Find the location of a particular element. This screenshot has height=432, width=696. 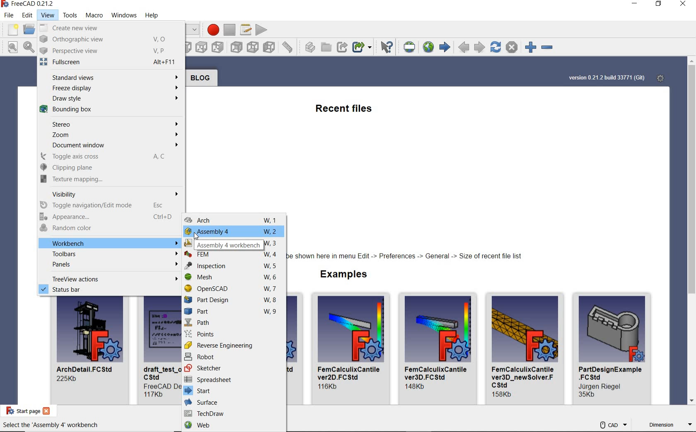

windows is located at coordinates (124, 15).